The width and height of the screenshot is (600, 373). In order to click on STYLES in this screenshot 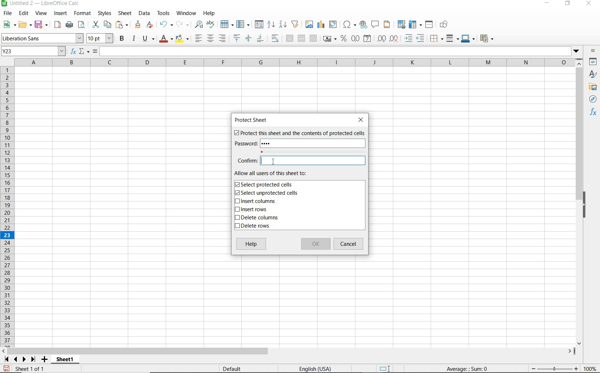, I will do `click(104, 13)`.